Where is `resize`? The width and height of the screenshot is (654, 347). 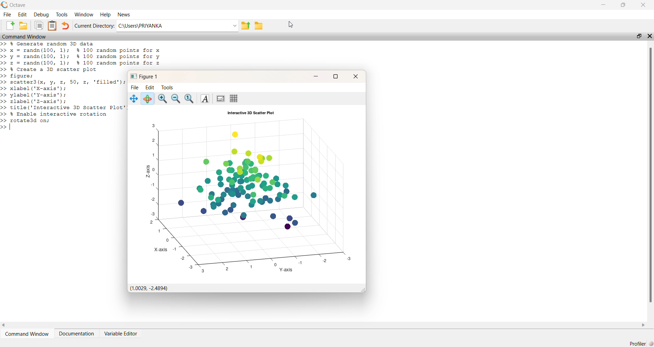
resize is located at coordinates (623, 5).